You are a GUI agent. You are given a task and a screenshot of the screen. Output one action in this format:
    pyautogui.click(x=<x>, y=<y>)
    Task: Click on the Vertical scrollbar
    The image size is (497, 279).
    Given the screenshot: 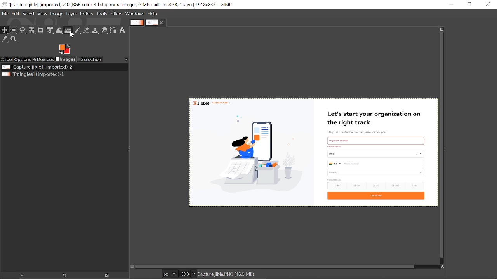 What is the action you would take?
    pyautogui.click(x=440, y=144)
    